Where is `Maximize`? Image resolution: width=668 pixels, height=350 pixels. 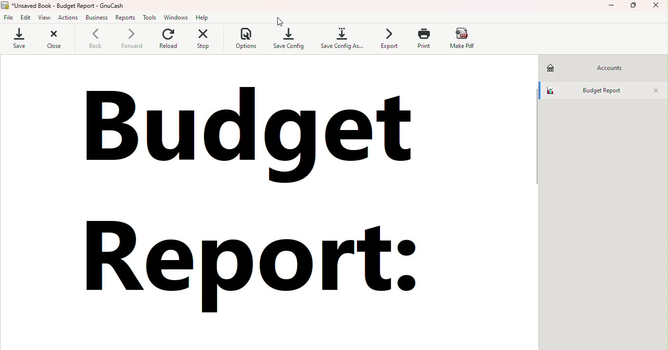
Maximize is located at coordinates (633, 6).